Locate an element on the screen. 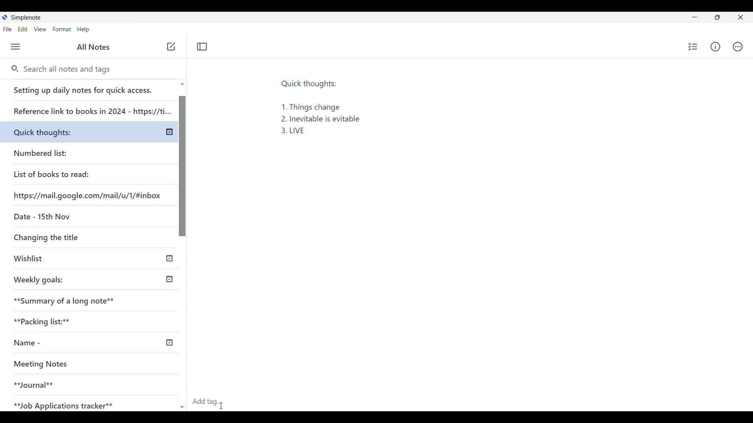 Image resolution: width=753 pixels, height=423 pixels. Numbered list is located at coordinates (63, 152).